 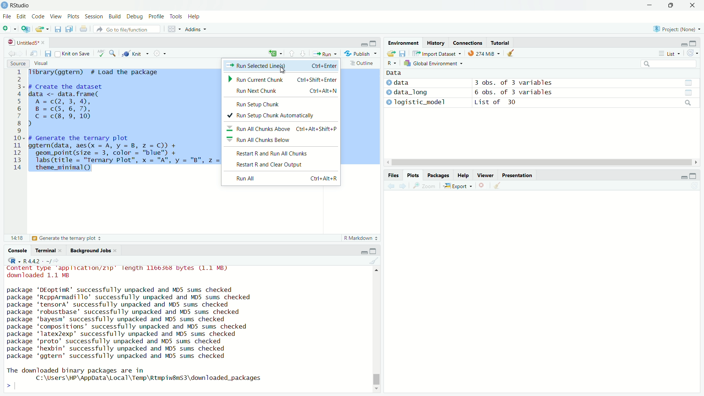 I want to click on Run Setup Chunk, so click(x=264, y=103).